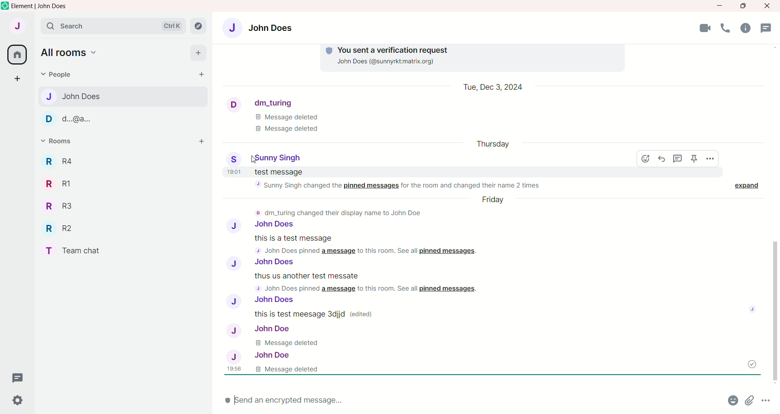 The width and height of the screenshot is (780, 414). Describe the element at coordinates (489, 86) in the screenshot. I see `Date` at that location.